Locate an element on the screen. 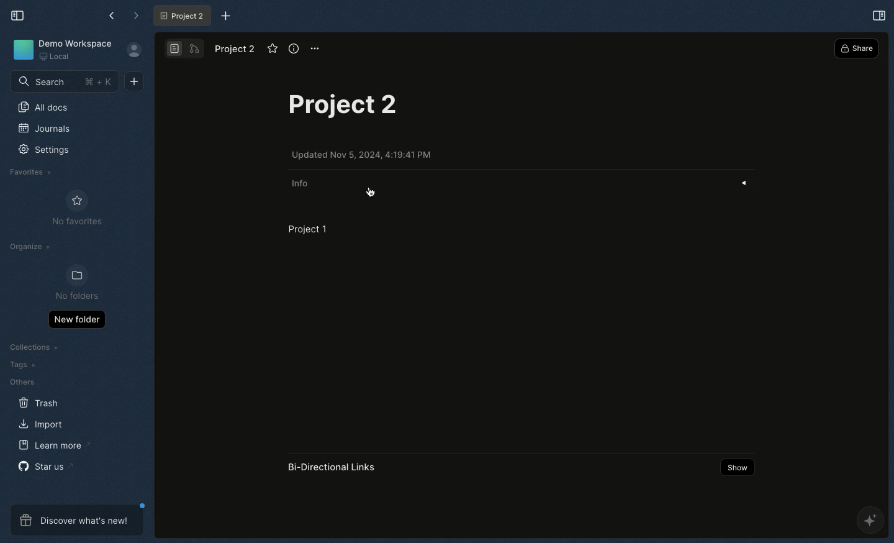  Import is located at coordinates (38, 422).